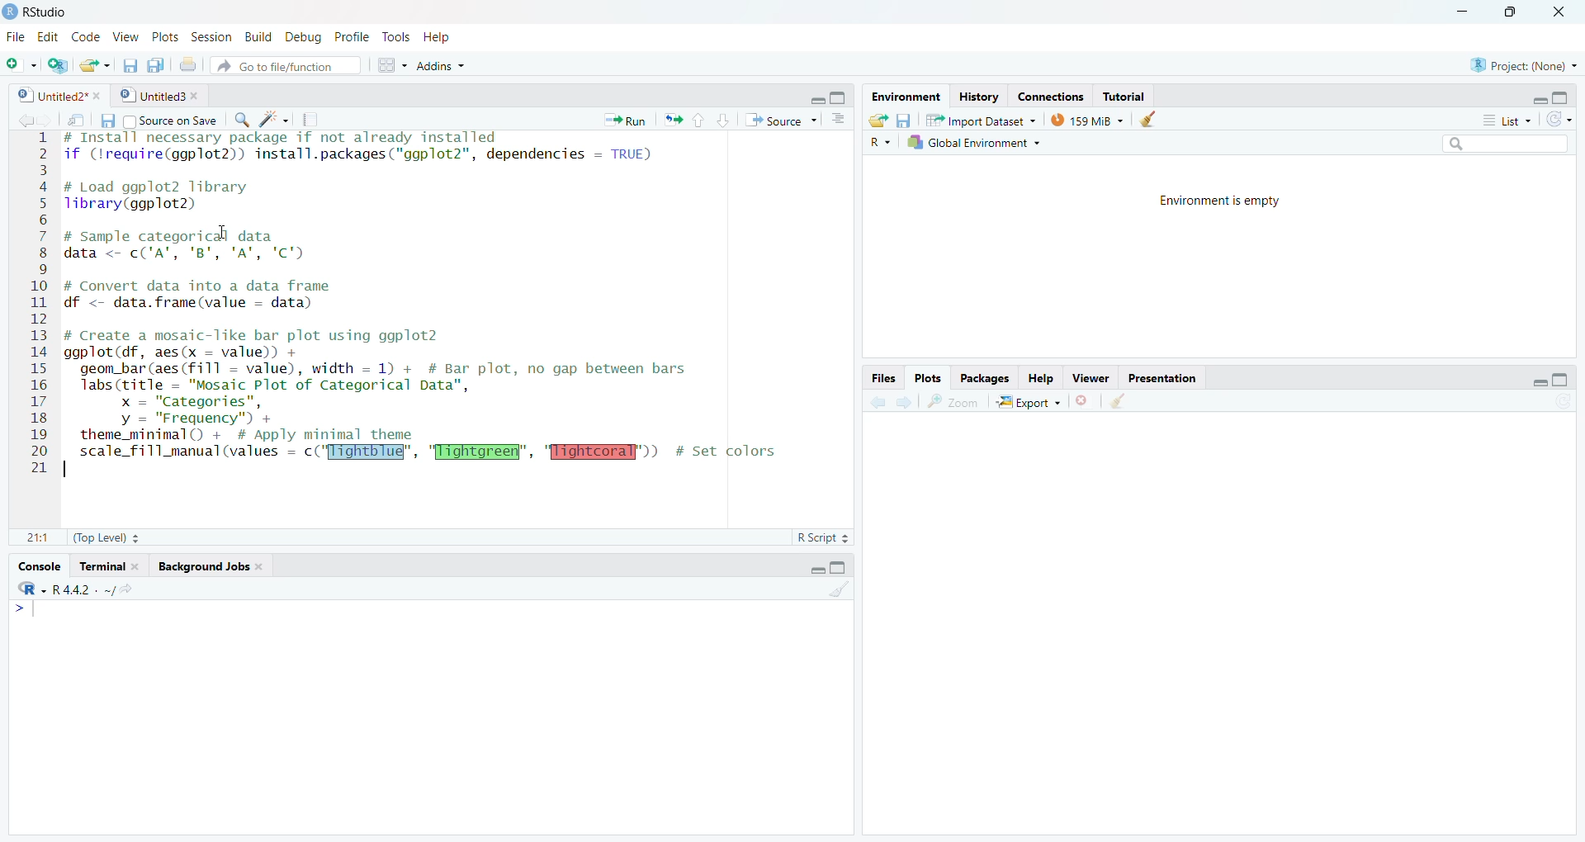 The height and width of the screenshot is (842, 1585). I want to click on Console, so click(39, 565).